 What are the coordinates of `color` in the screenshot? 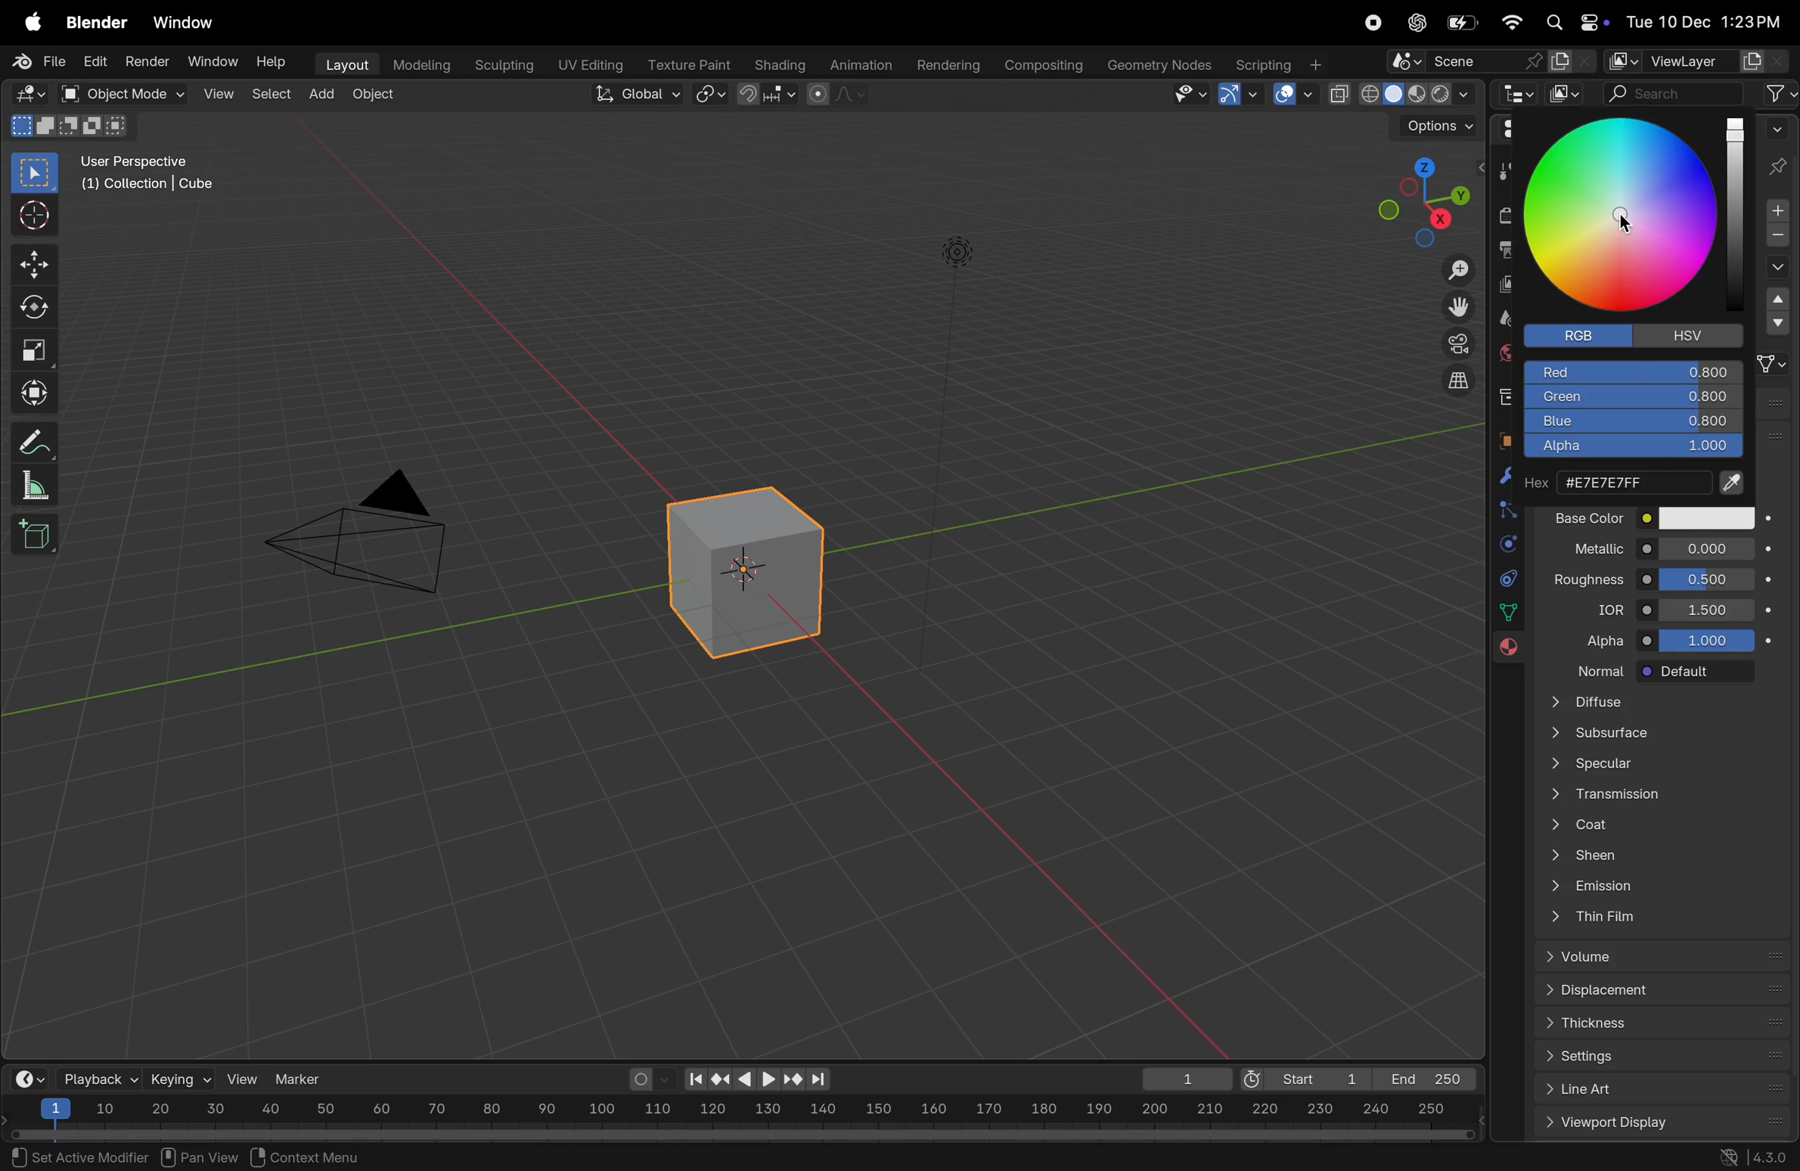 It's located at (1705, 517).